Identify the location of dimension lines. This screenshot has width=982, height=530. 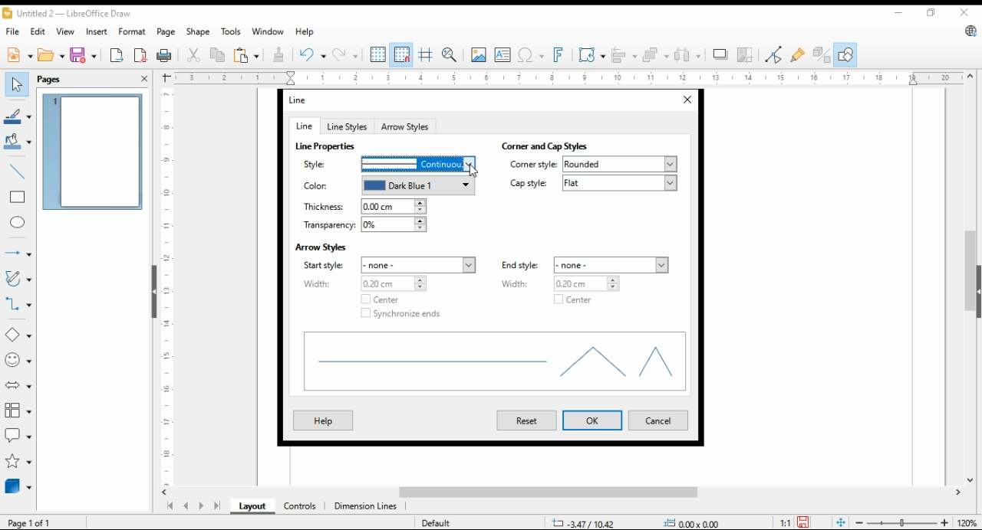
(366, 507).